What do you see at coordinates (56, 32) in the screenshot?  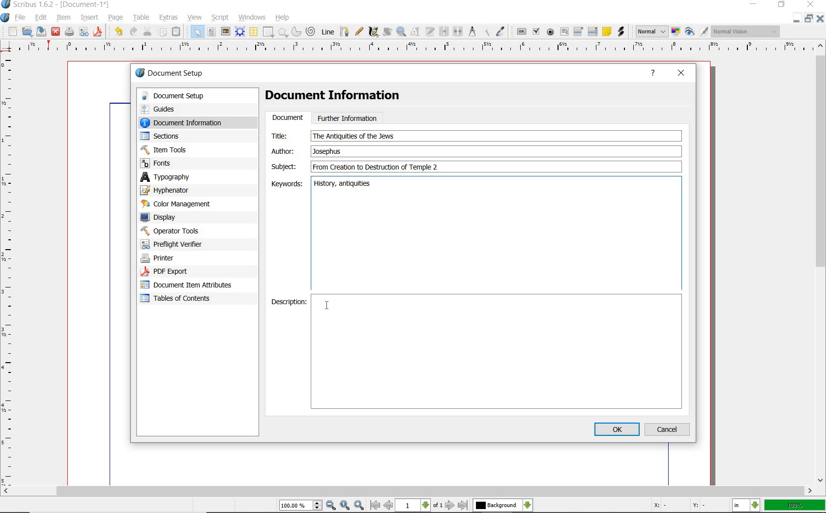 I see `close` at bounding box center [56, 32].